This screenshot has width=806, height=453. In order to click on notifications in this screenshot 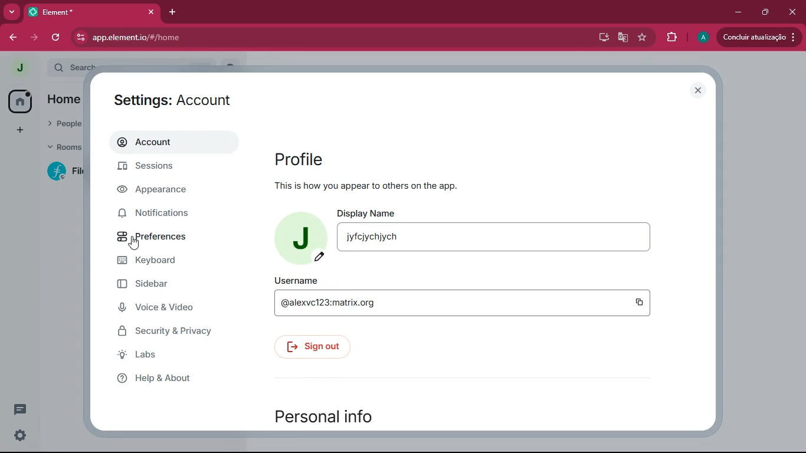, I will do `click(167, 215)`.